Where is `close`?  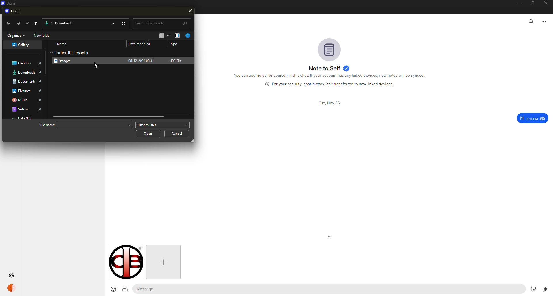 close is located at coordinates (139, 248).